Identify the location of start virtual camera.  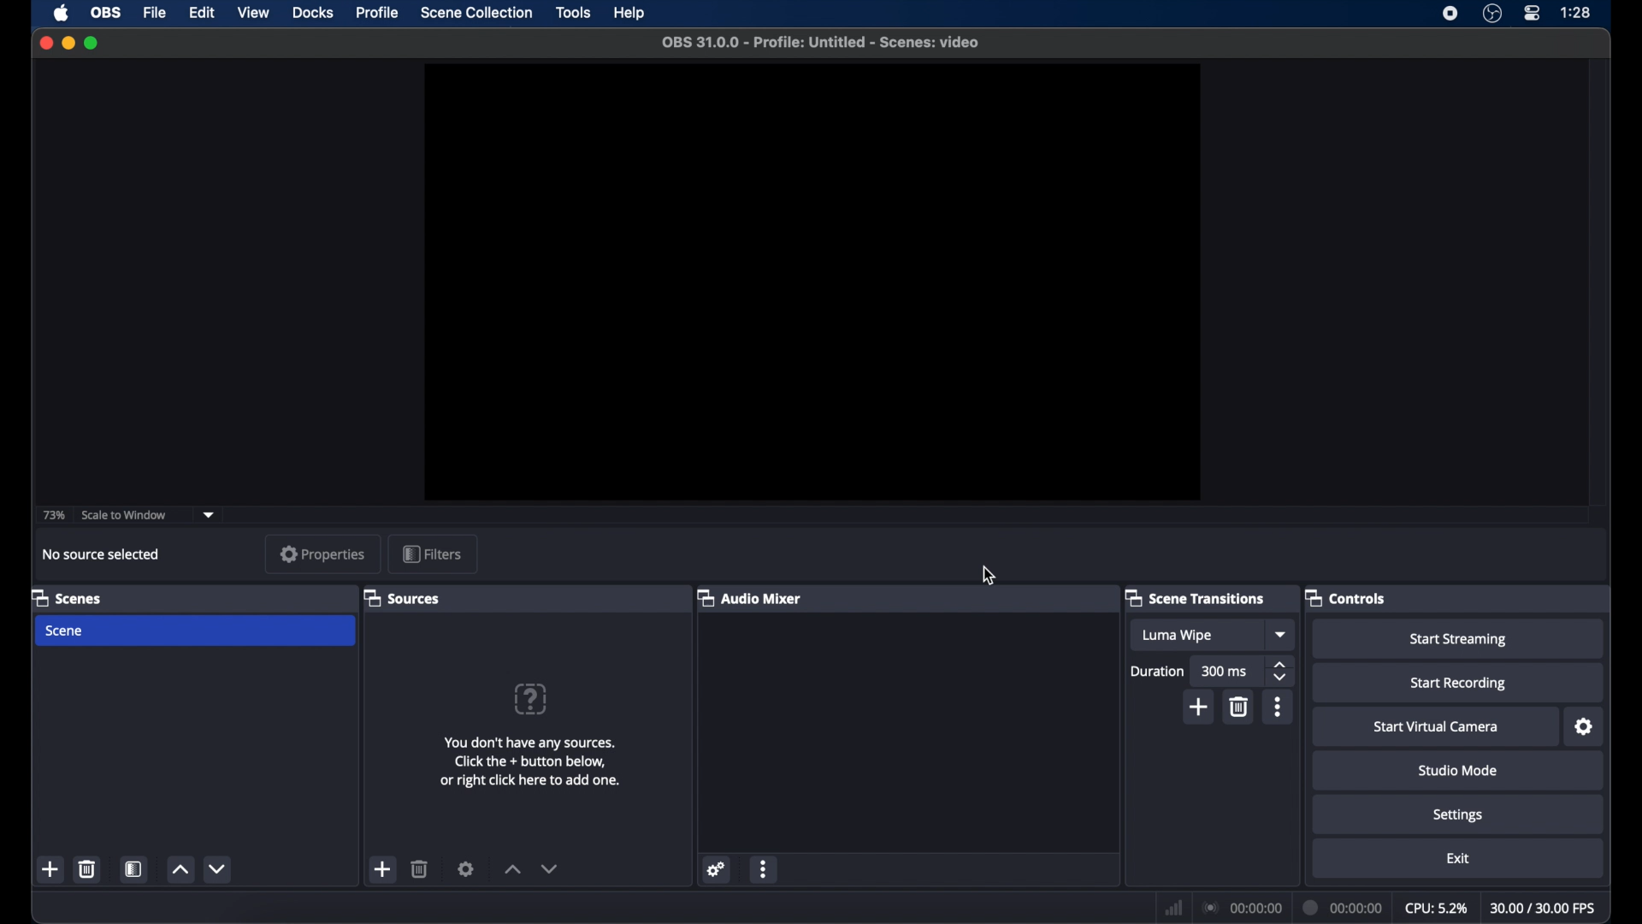
(1436, 727).